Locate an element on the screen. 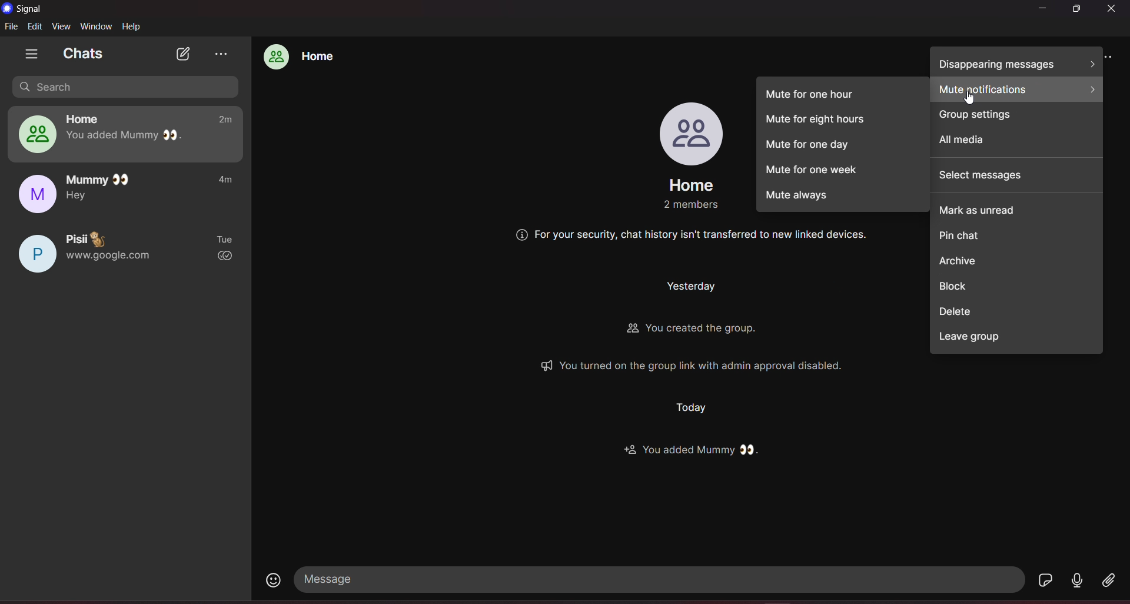 This screenshot has width=1130, height=604. new chat is located at coordinates (184, 54).